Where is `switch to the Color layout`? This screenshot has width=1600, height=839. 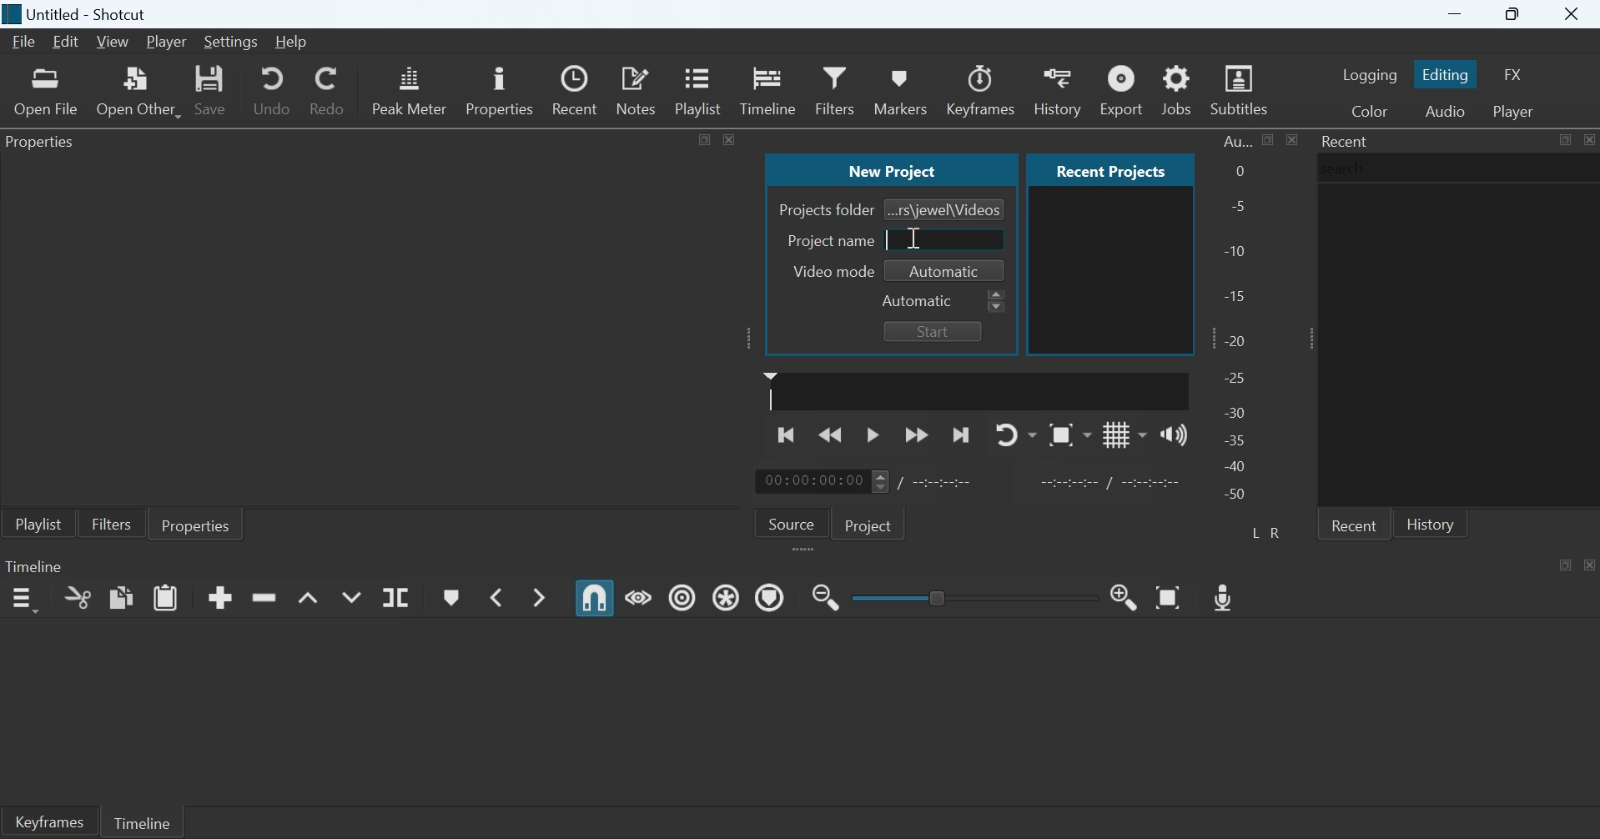 switch to the Color layout is located at coordinates (1369, 110).